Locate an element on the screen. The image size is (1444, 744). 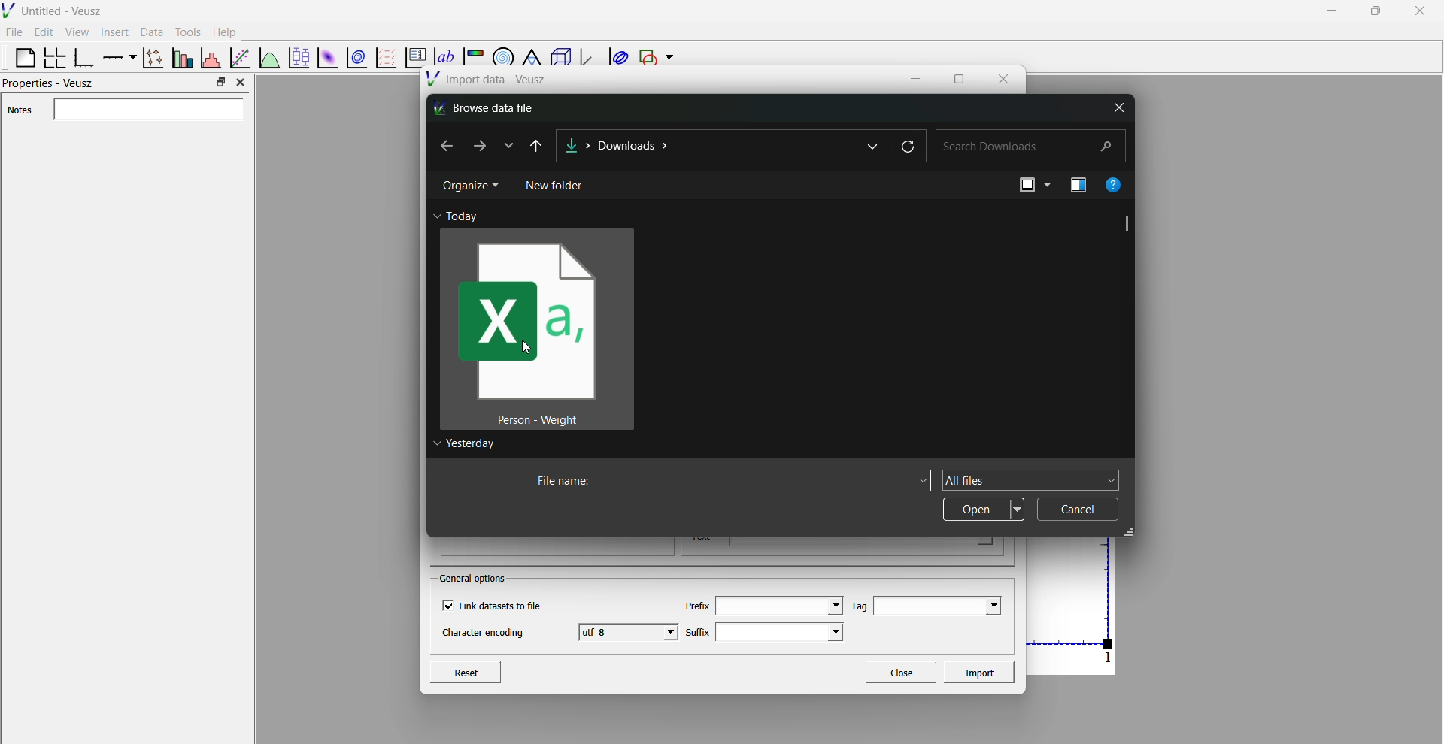
forward is located at coordinates (476, 144).